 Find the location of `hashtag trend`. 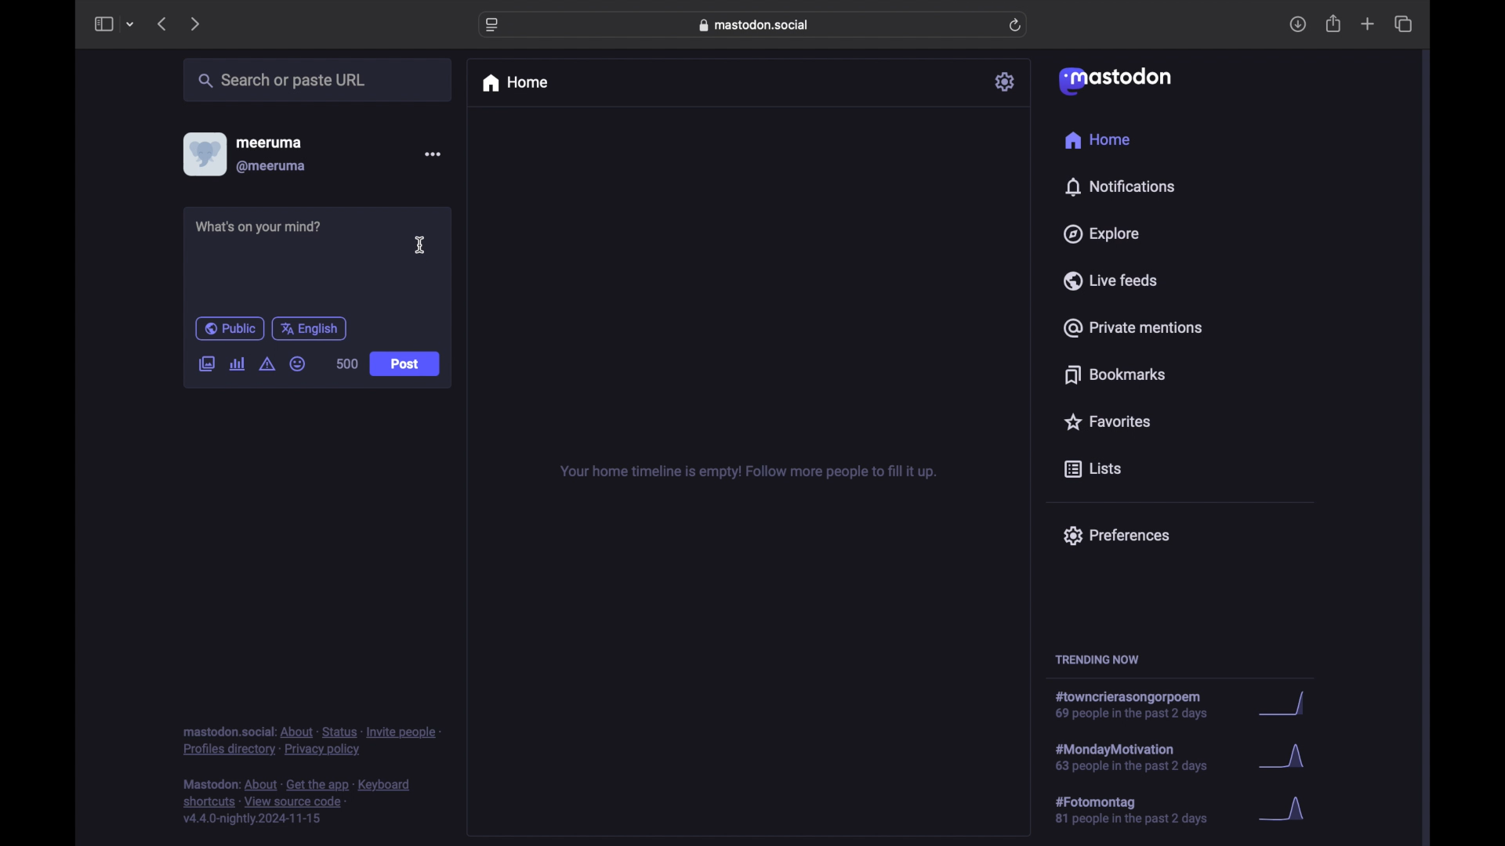

hashtag trend is located at coordinates (1140, 706).